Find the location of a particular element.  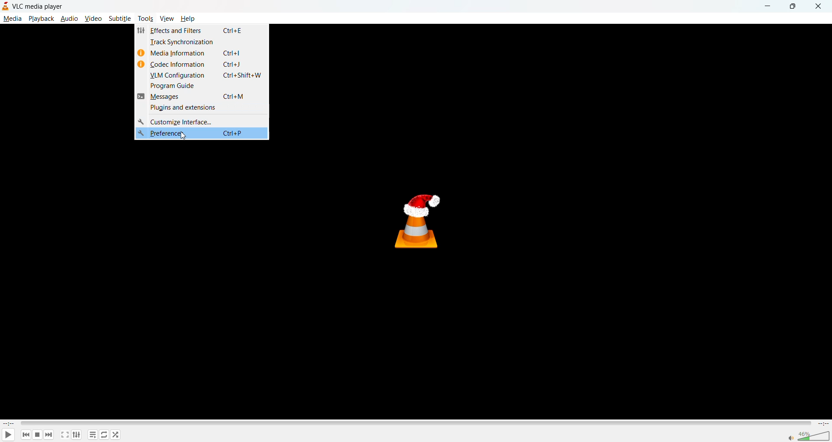

current track time is located at coordinates (9, 422).